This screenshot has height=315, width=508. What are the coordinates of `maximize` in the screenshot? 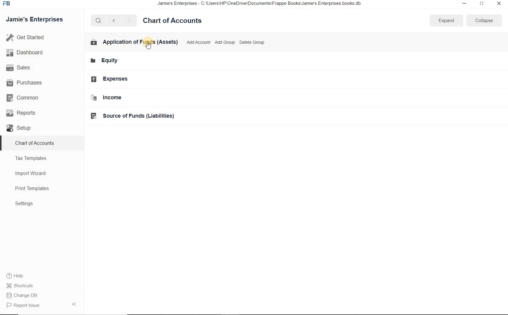 It's located at (481, 3).